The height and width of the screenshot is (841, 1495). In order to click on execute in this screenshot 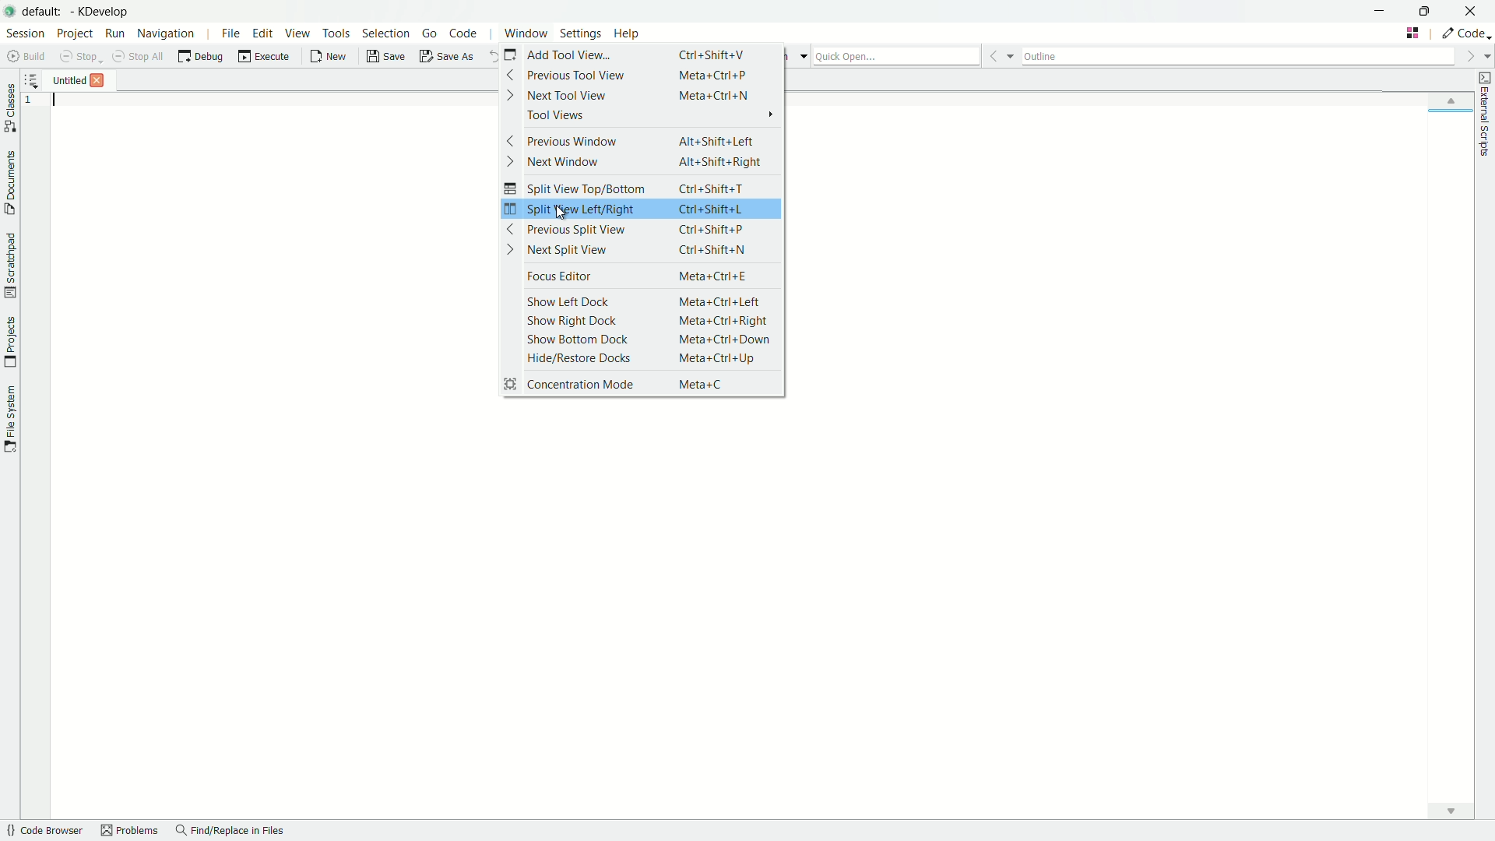, I will do `click(264, 56)`.